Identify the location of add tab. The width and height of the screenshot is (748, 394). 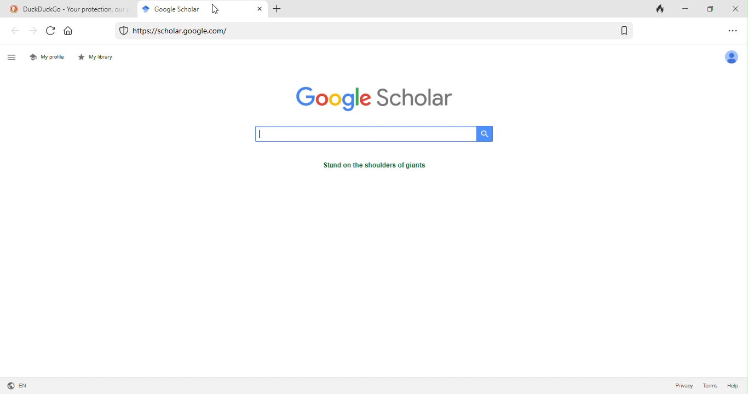
(278, 10).